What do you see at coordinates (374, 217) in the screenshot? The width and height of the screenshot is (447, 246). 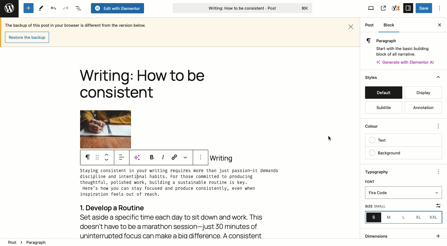 I see `Small selected` at bounding box center [374, 217].